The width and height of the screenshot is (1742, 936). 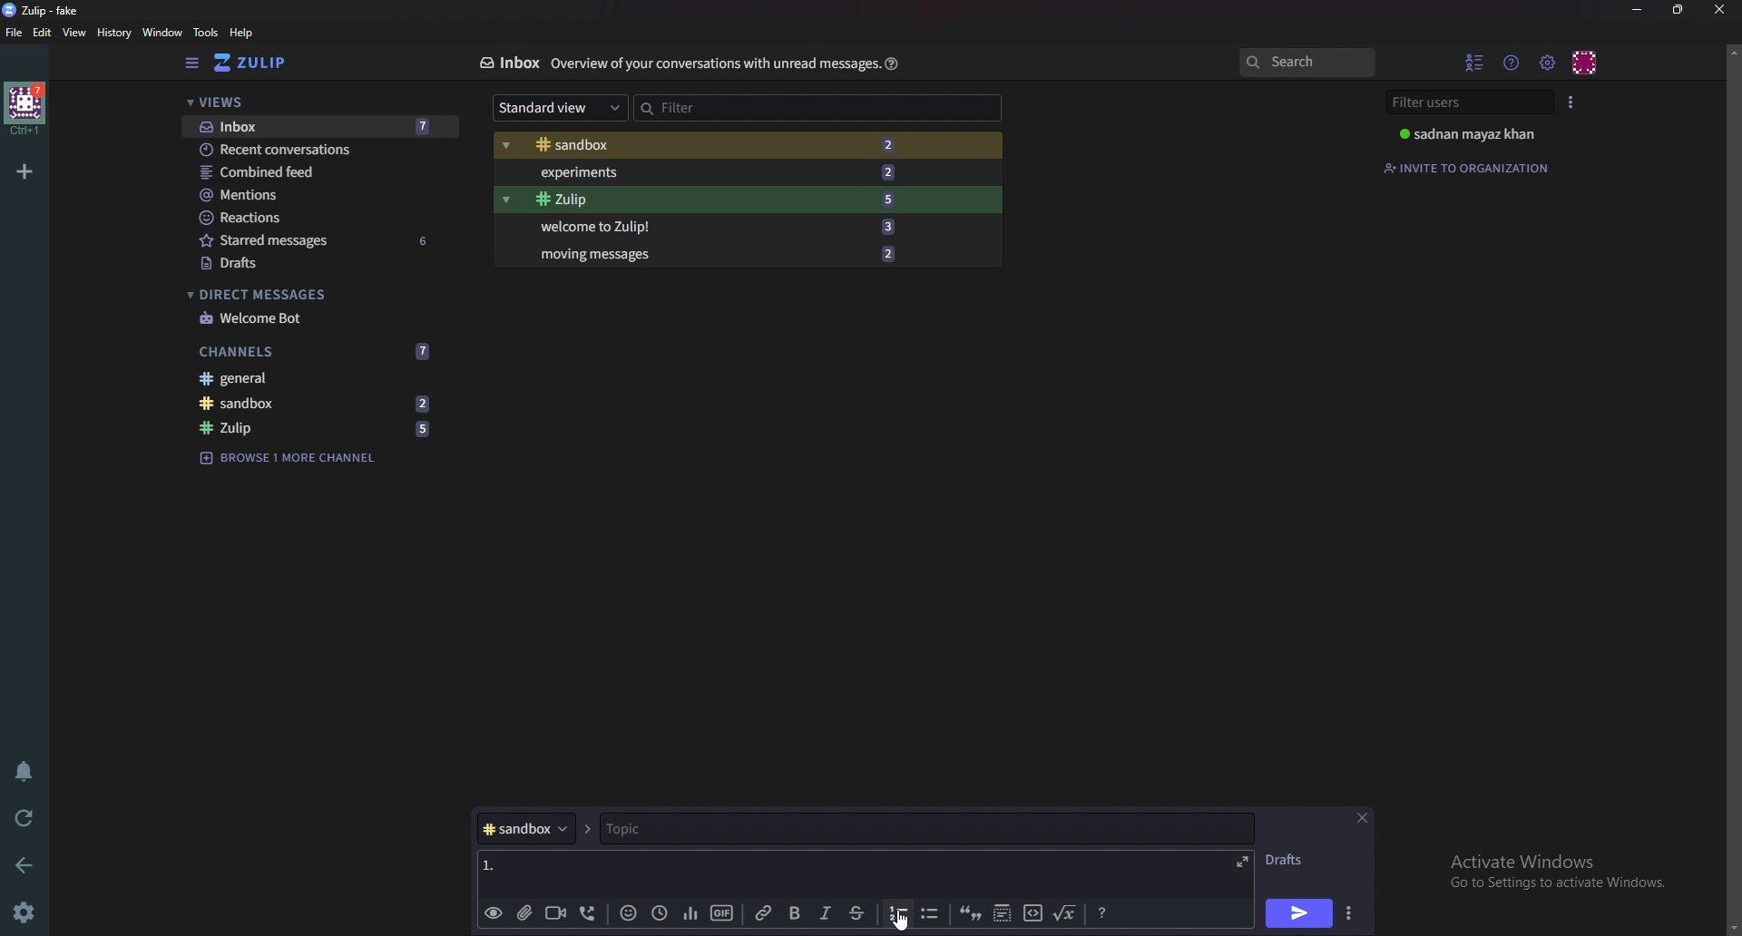 I want to click on number list, so click(x=898, y=912).